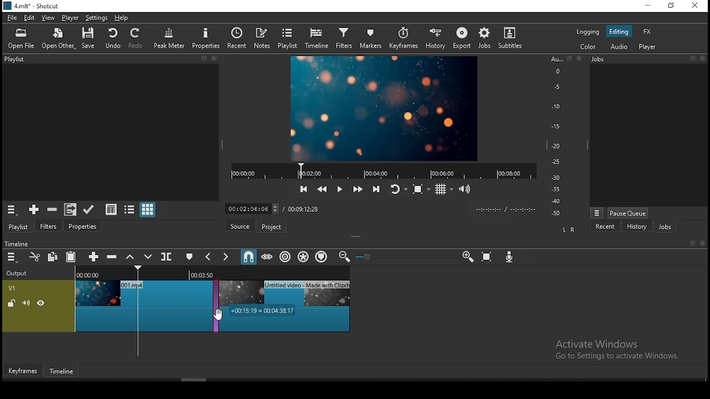 Image resolution: width=710 pixels, height=399 pixels. Describe the element at coordinates (303, 188) in the screenshot. I see `skip to the previous point` at that location.